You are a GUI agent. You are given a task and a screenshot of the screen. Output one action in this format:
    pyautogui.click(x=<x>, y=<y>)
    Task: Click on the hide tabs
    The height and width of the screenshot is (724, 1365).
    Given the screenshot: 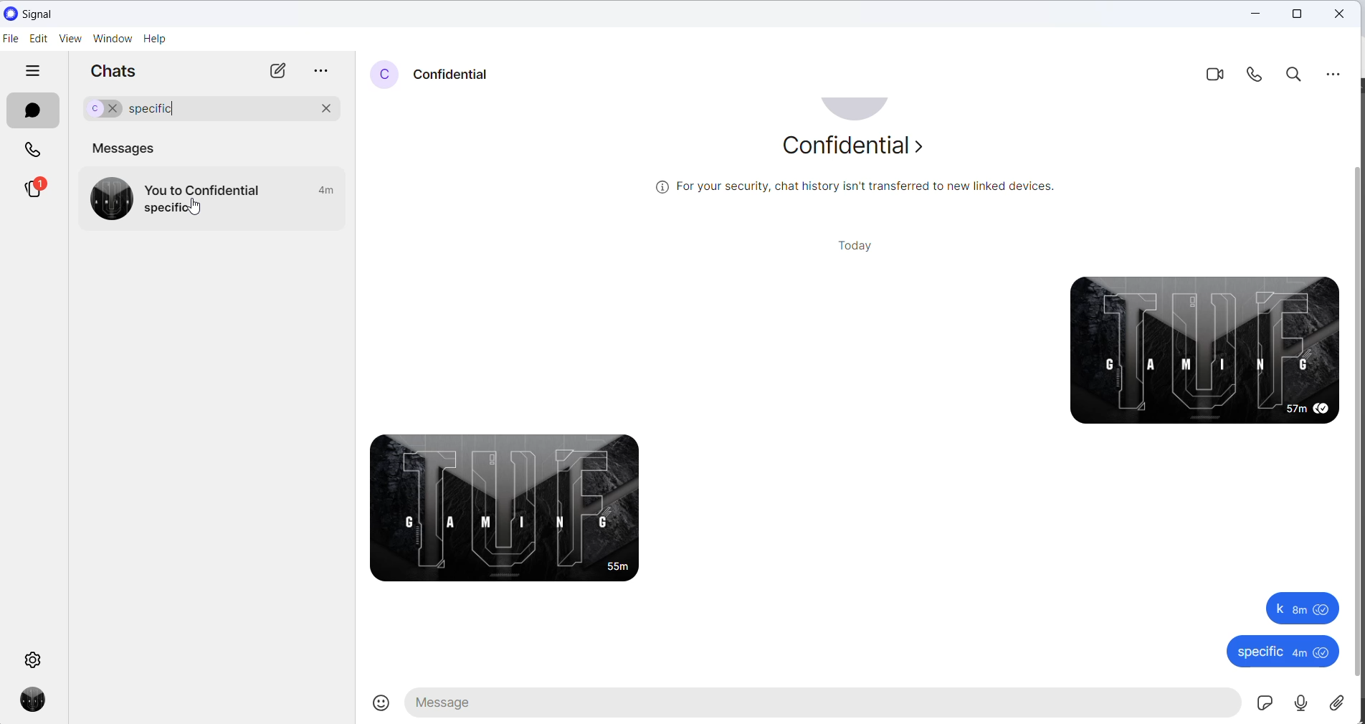 What is the action you would take?
    pyautogui.click(x=32, y=70)
    